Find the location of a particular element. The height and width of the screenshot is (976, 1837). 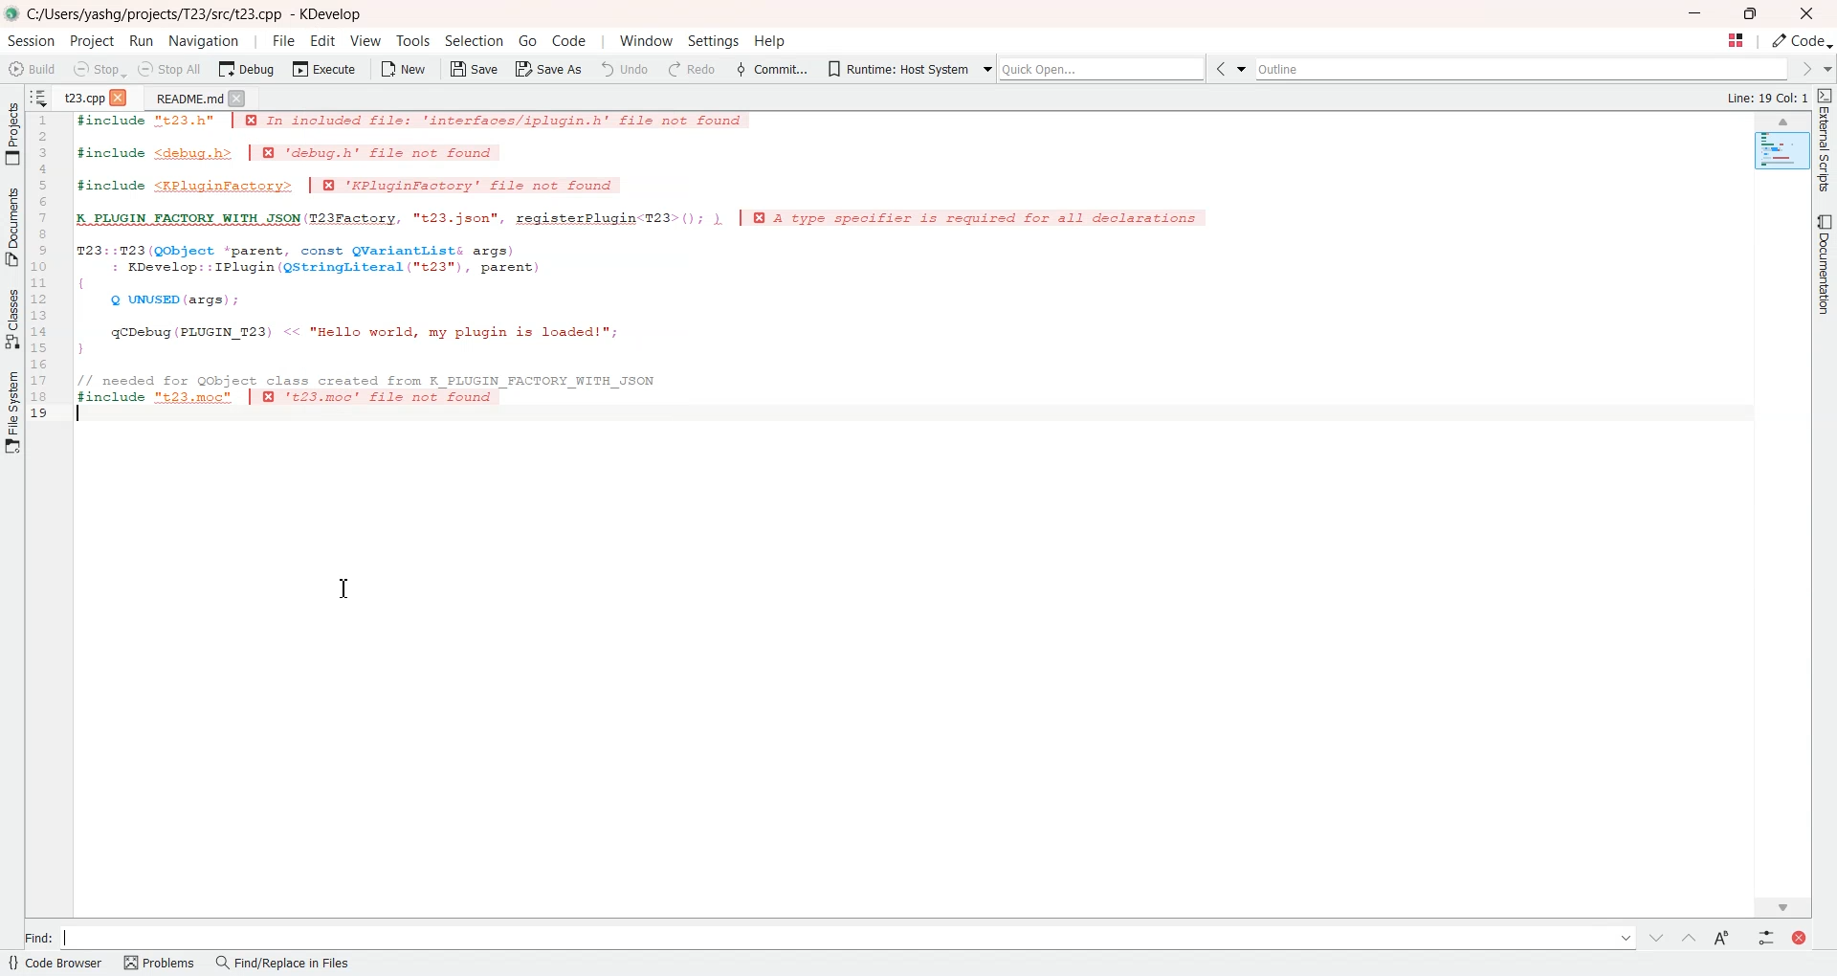

Quick open is located at coordinates (1104, 69).